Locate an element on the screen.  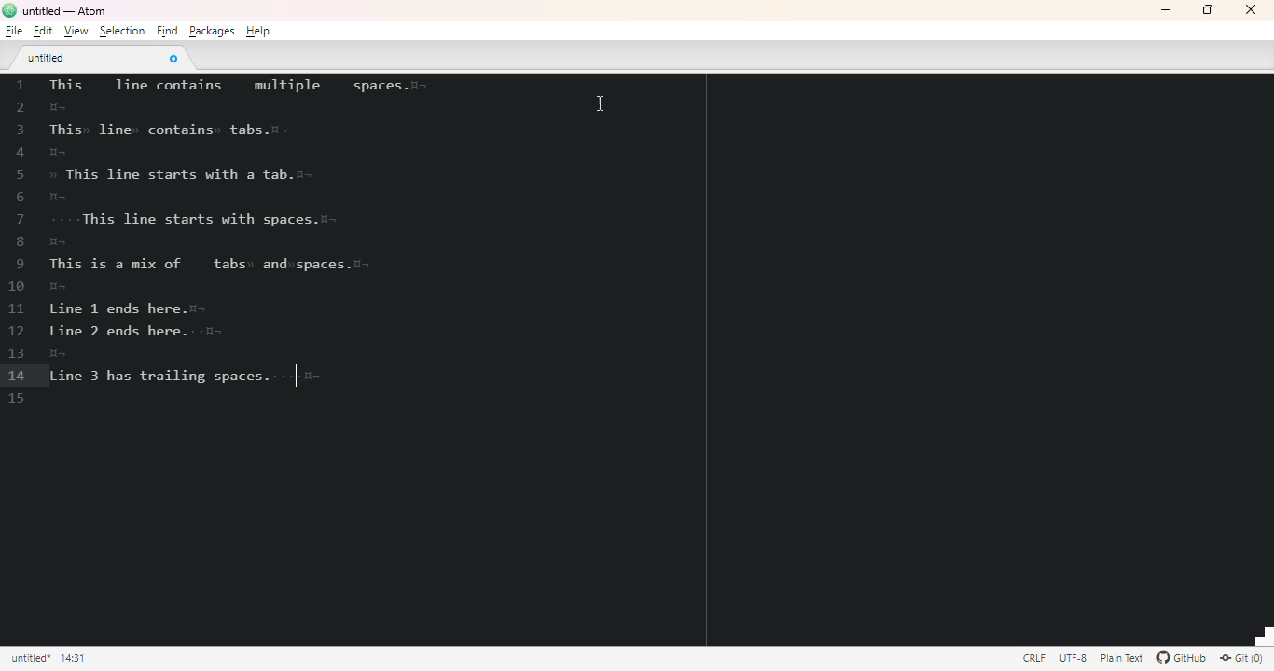
invisible characters is located at coordinates (60, 107).